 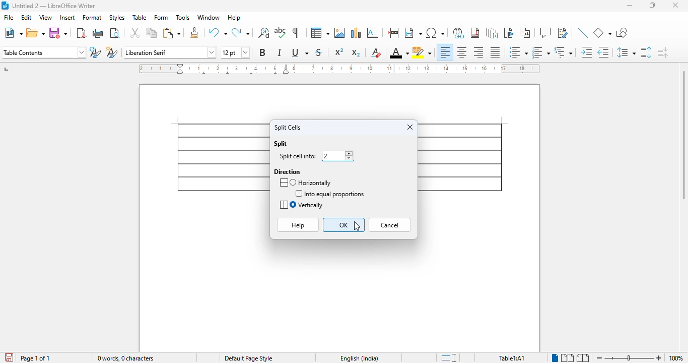 What do you see at coordinates (298, 225) in the screenshot?
I see `help` at bounding box center [298, 225].